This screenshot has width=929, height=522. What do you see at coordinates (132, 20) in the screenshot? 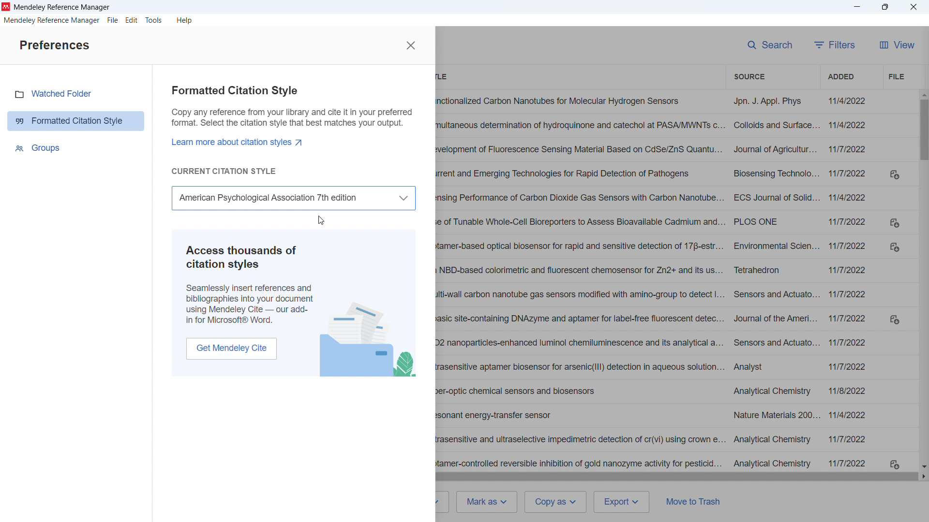
I see `edit` at bounding box center [132, 20].